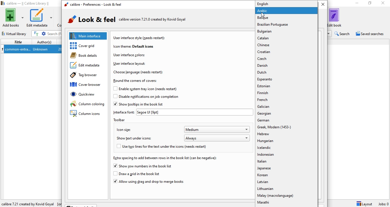  I want to click on main interface, so click(89, 36).